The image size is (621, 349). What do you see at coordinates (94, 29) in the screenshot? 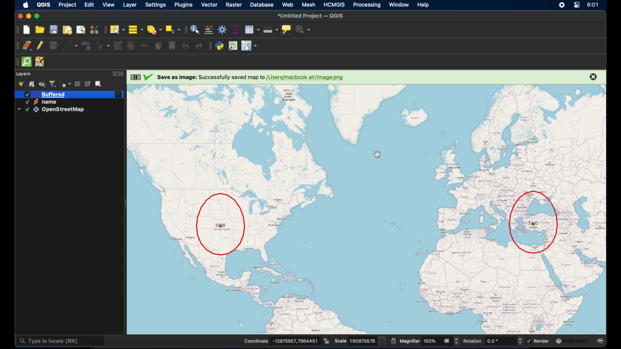
I see `style manager` at bounding box center [94, 29].